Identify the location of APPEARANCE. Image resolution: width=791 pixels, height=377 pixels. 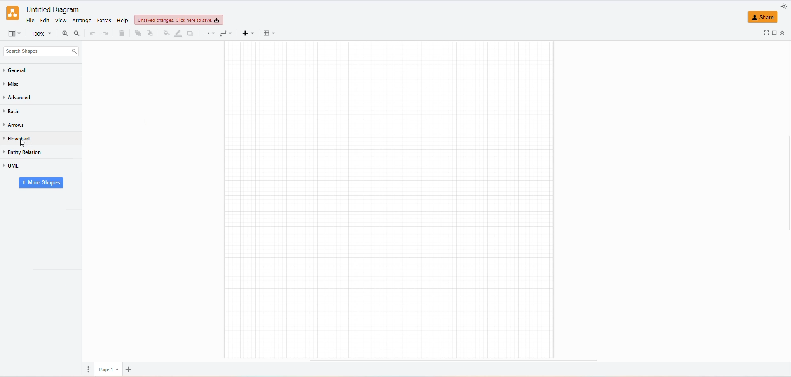
(783, 5).